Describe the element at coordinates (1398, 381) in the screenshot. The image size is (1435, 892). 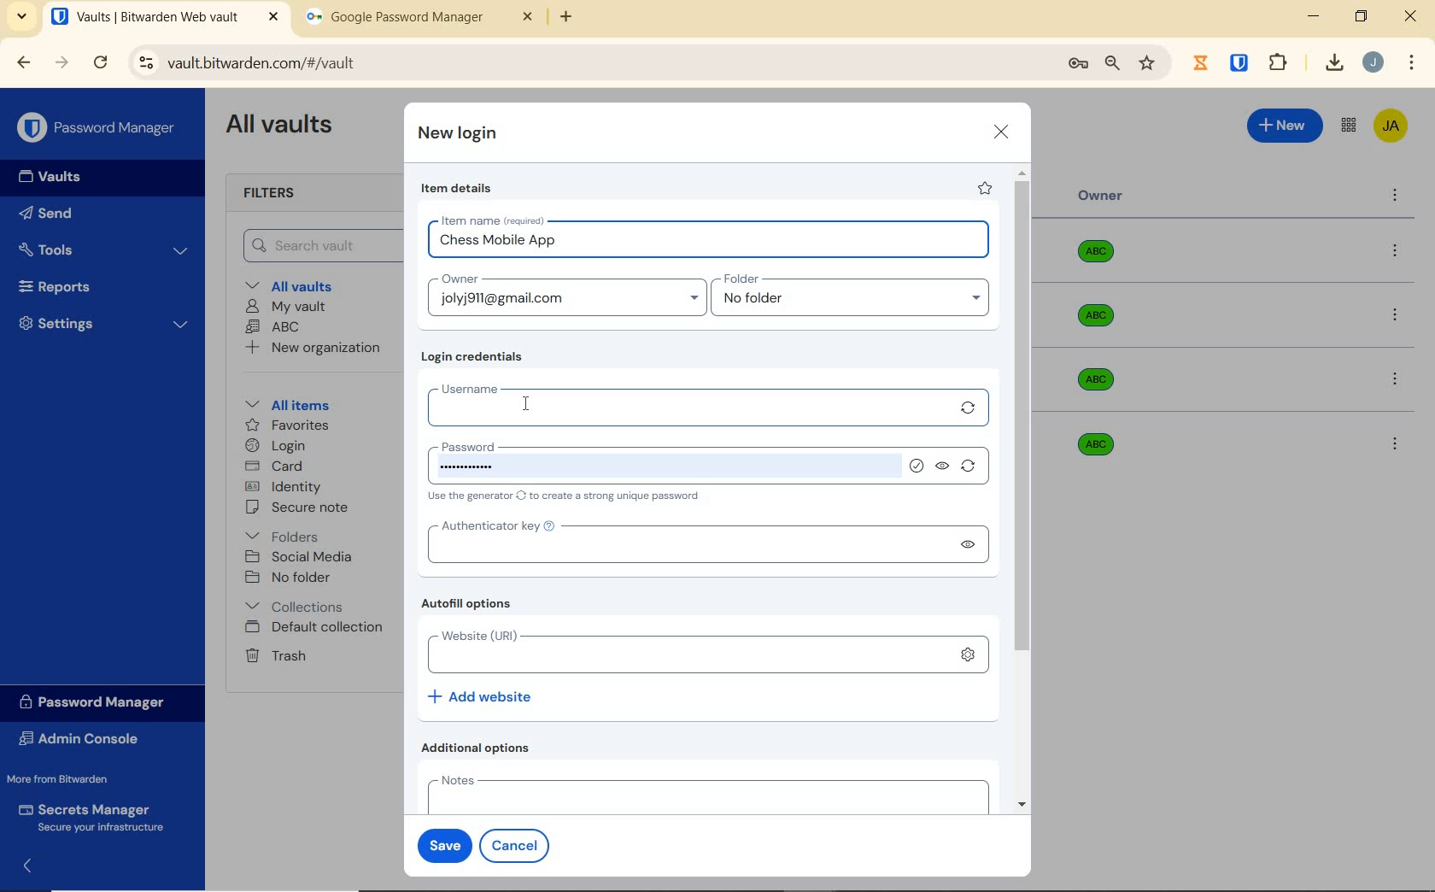
I see `option` at that location.